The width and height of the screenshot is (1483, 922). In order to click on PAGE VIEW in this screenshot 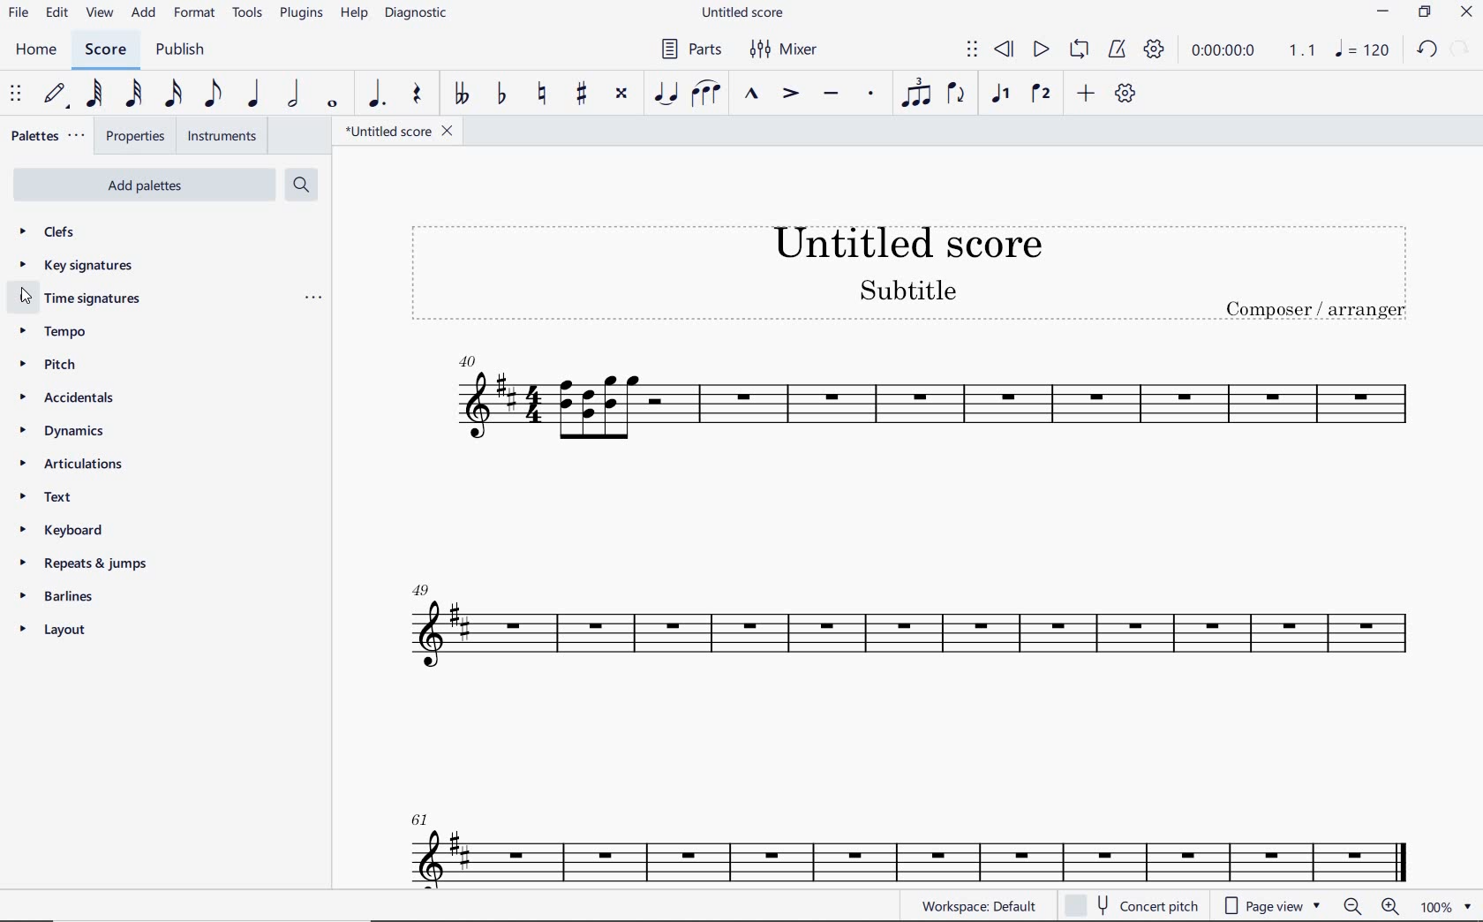, I will do `click(1269, 907)`.